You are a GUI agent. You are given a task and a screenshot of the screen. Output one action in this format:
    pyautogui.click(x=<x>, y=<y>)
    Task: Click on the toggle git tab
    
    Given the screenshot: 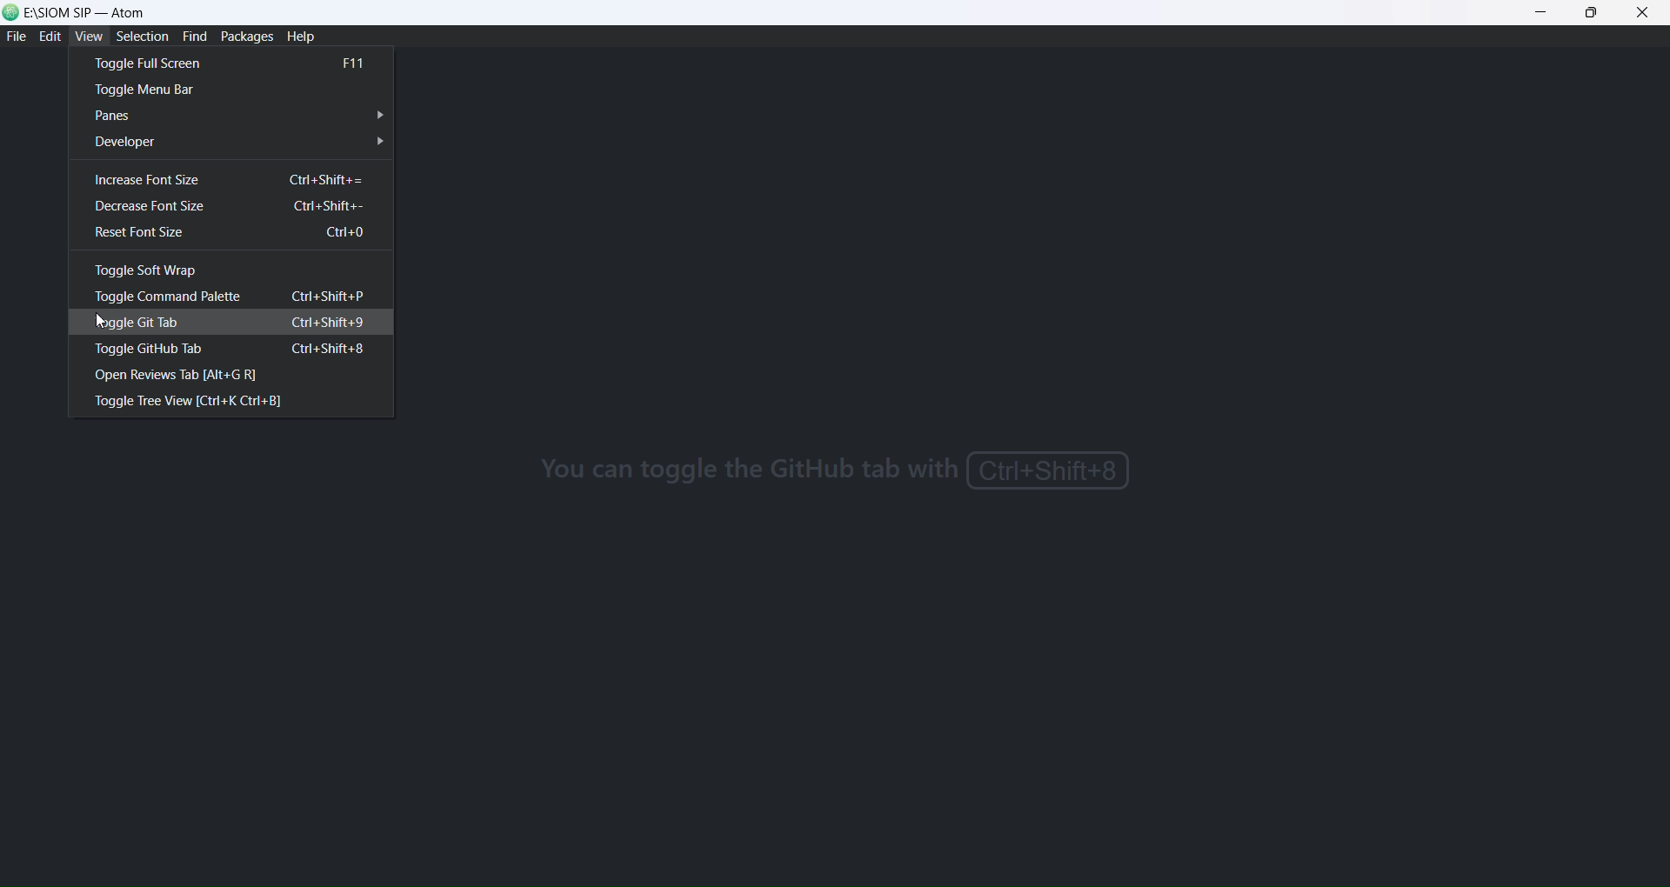 What is the action you would take?
    pyautogui.click(x=230, y=323)
    